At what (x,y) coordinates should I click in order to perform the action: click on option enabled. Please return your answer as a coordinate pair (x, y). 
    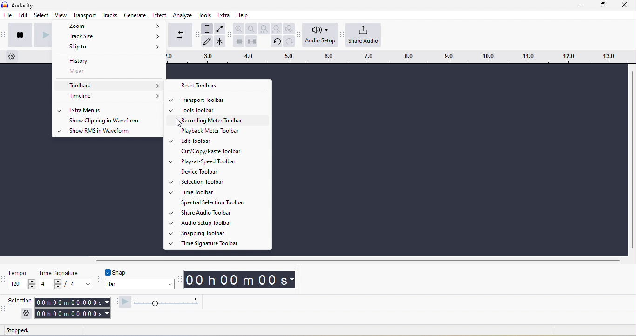
    Looking at the image, I should click on (60, 111).